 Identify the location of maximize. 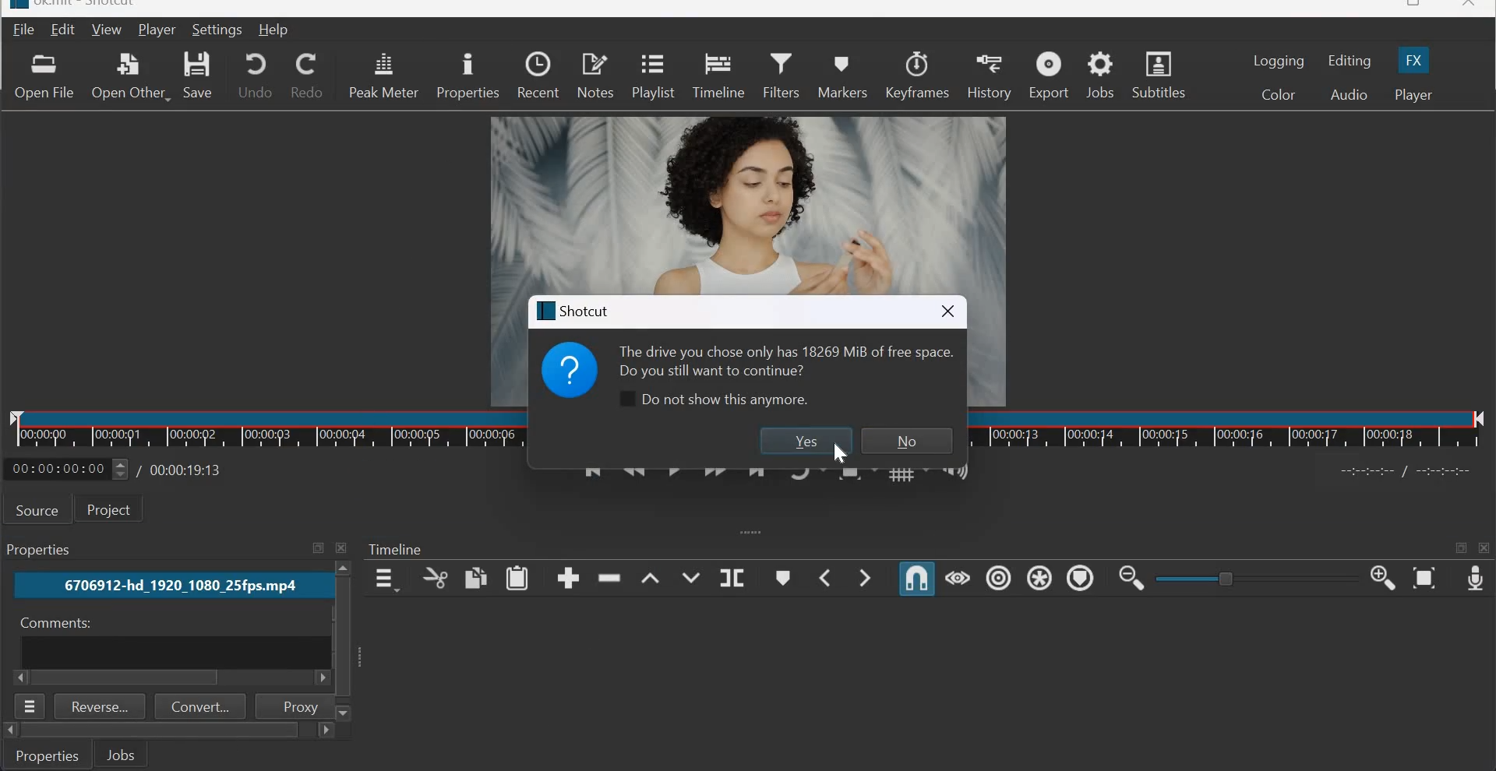
(1461, 550).